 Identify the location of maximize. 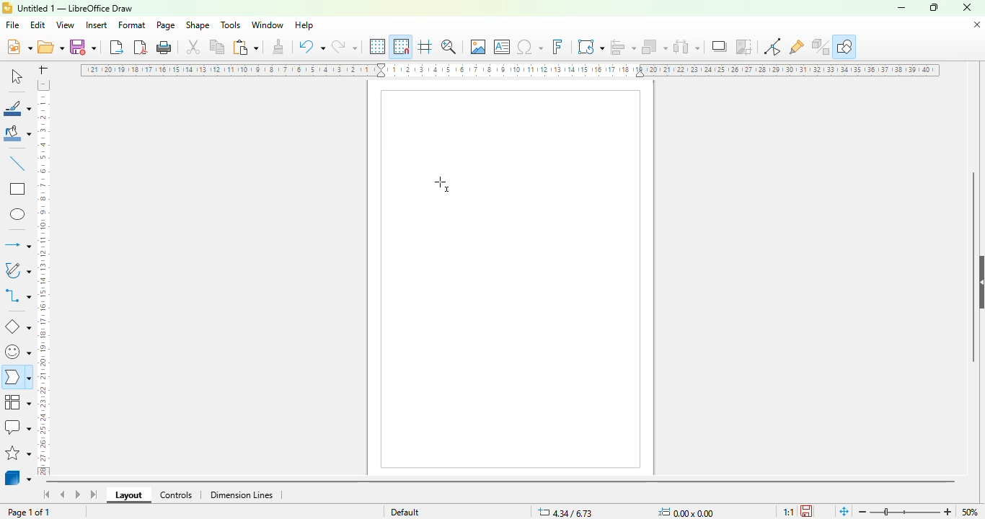
(934, 7).